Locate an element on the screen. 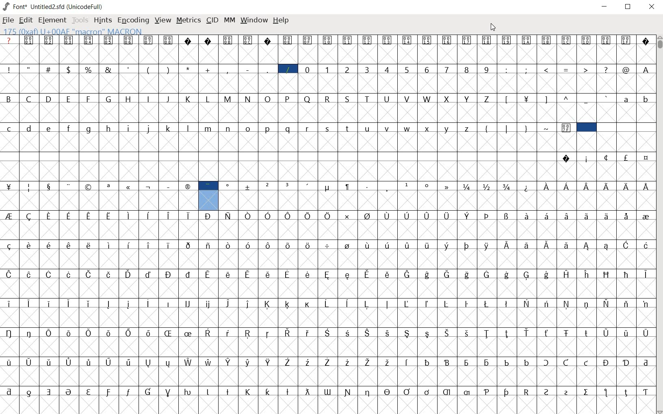  ENCODING is located at coordinates (133, 20).